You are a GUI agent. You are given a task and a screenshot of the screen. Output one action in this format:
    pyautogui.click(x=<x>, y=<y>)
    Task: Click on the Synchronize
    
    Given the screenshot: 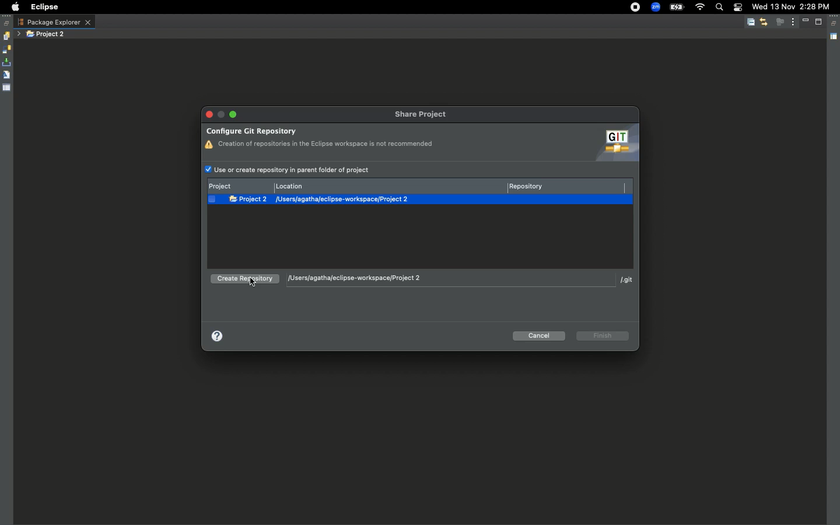 What is the action you would take?
    pyautogui.click(x=6, y=50)
    